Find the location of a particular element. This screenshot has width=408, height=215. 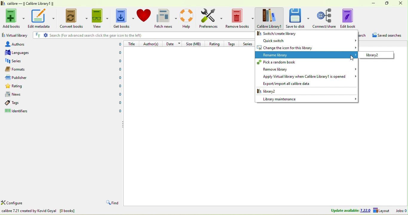

update available 7.22.0 logout is located at coordinates (358, 211).